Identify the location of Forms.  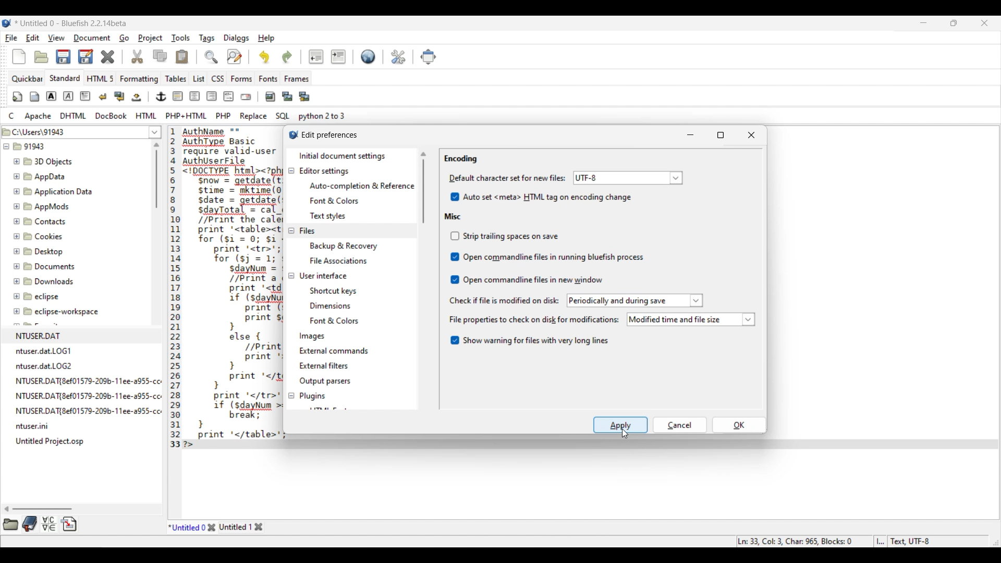
(242, 79).